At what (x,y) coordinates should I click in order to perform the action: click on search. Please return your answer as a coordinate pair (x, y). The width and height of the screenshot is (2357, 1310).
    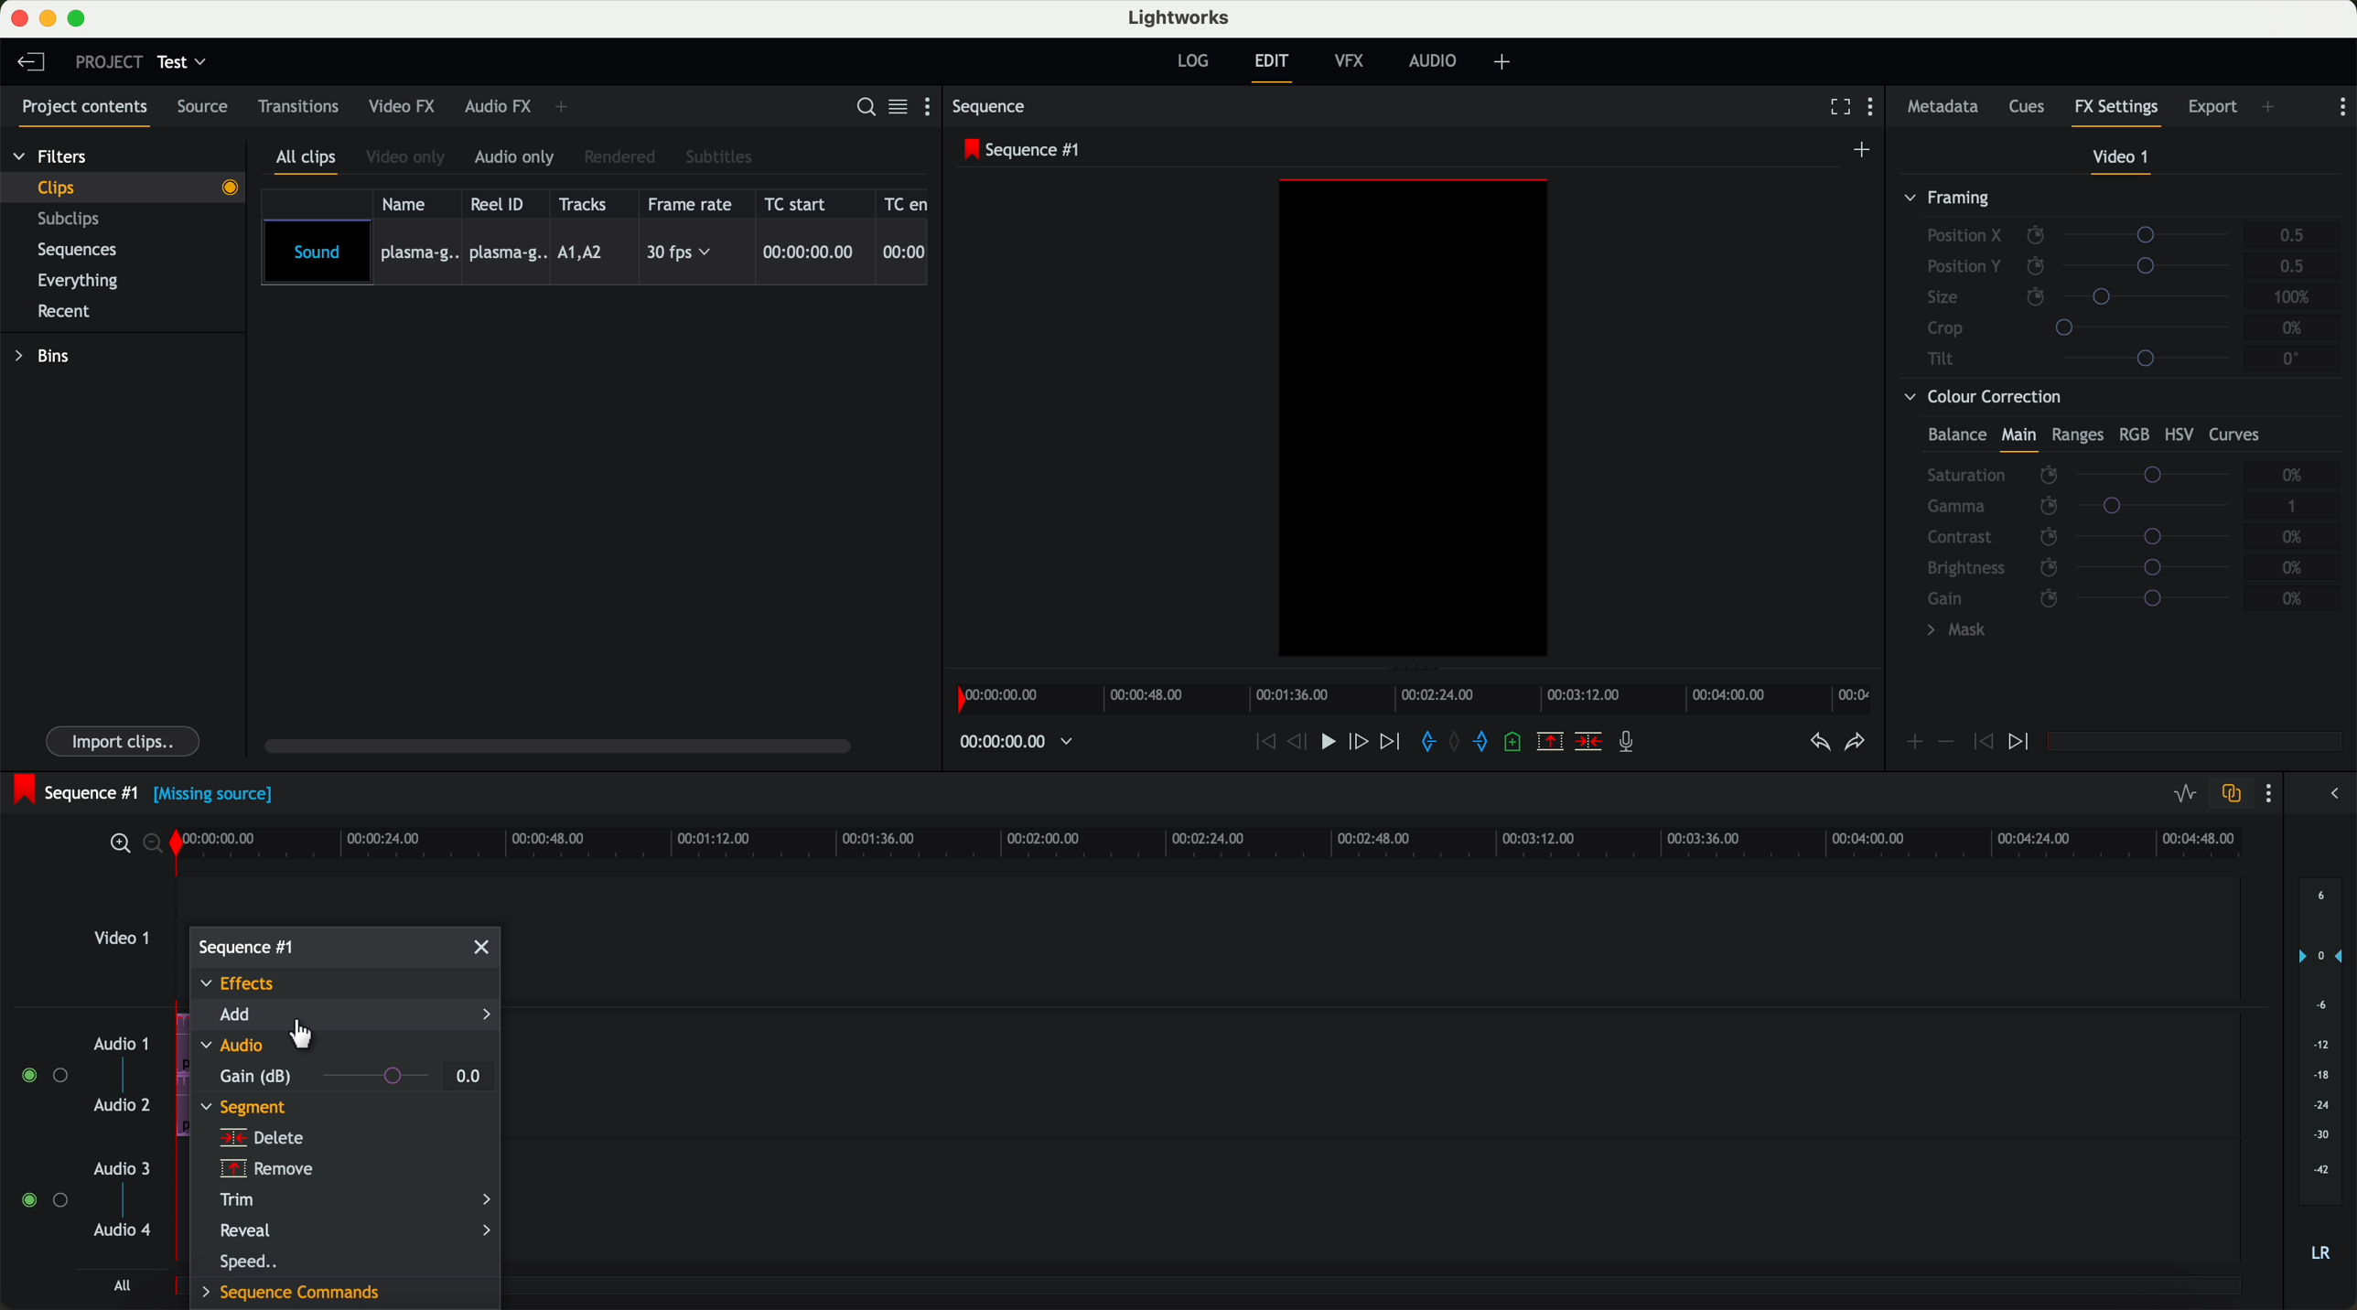
    Looking at the image, I should click on (864, 108).